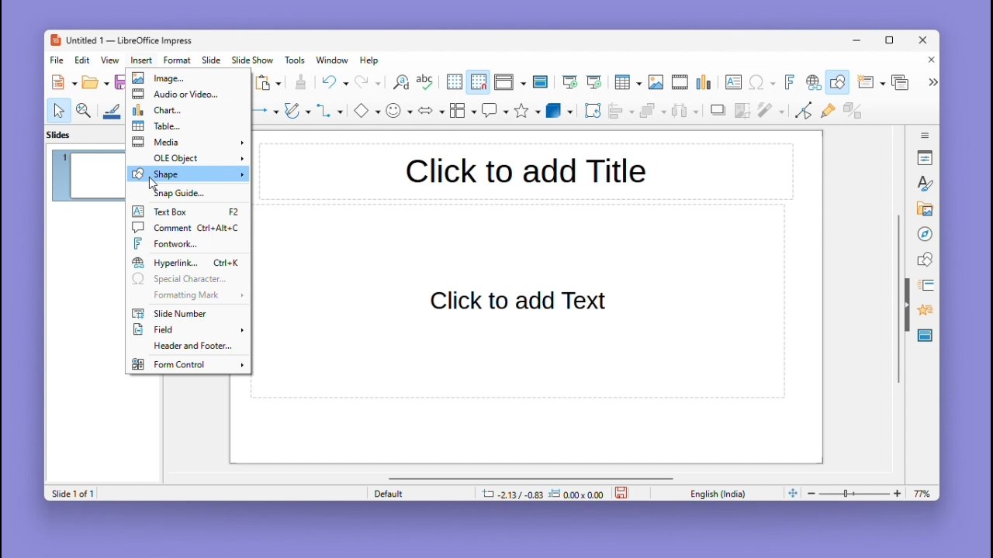  Describe the element at coordinates (186, 227) in the screenshot. I see `Comment` at that location.